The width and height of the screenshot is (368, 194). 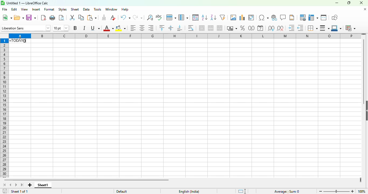 What do you see at coordinates (196, 36) in the screenshot?
I see `columns` at bounding box center [196, 36].